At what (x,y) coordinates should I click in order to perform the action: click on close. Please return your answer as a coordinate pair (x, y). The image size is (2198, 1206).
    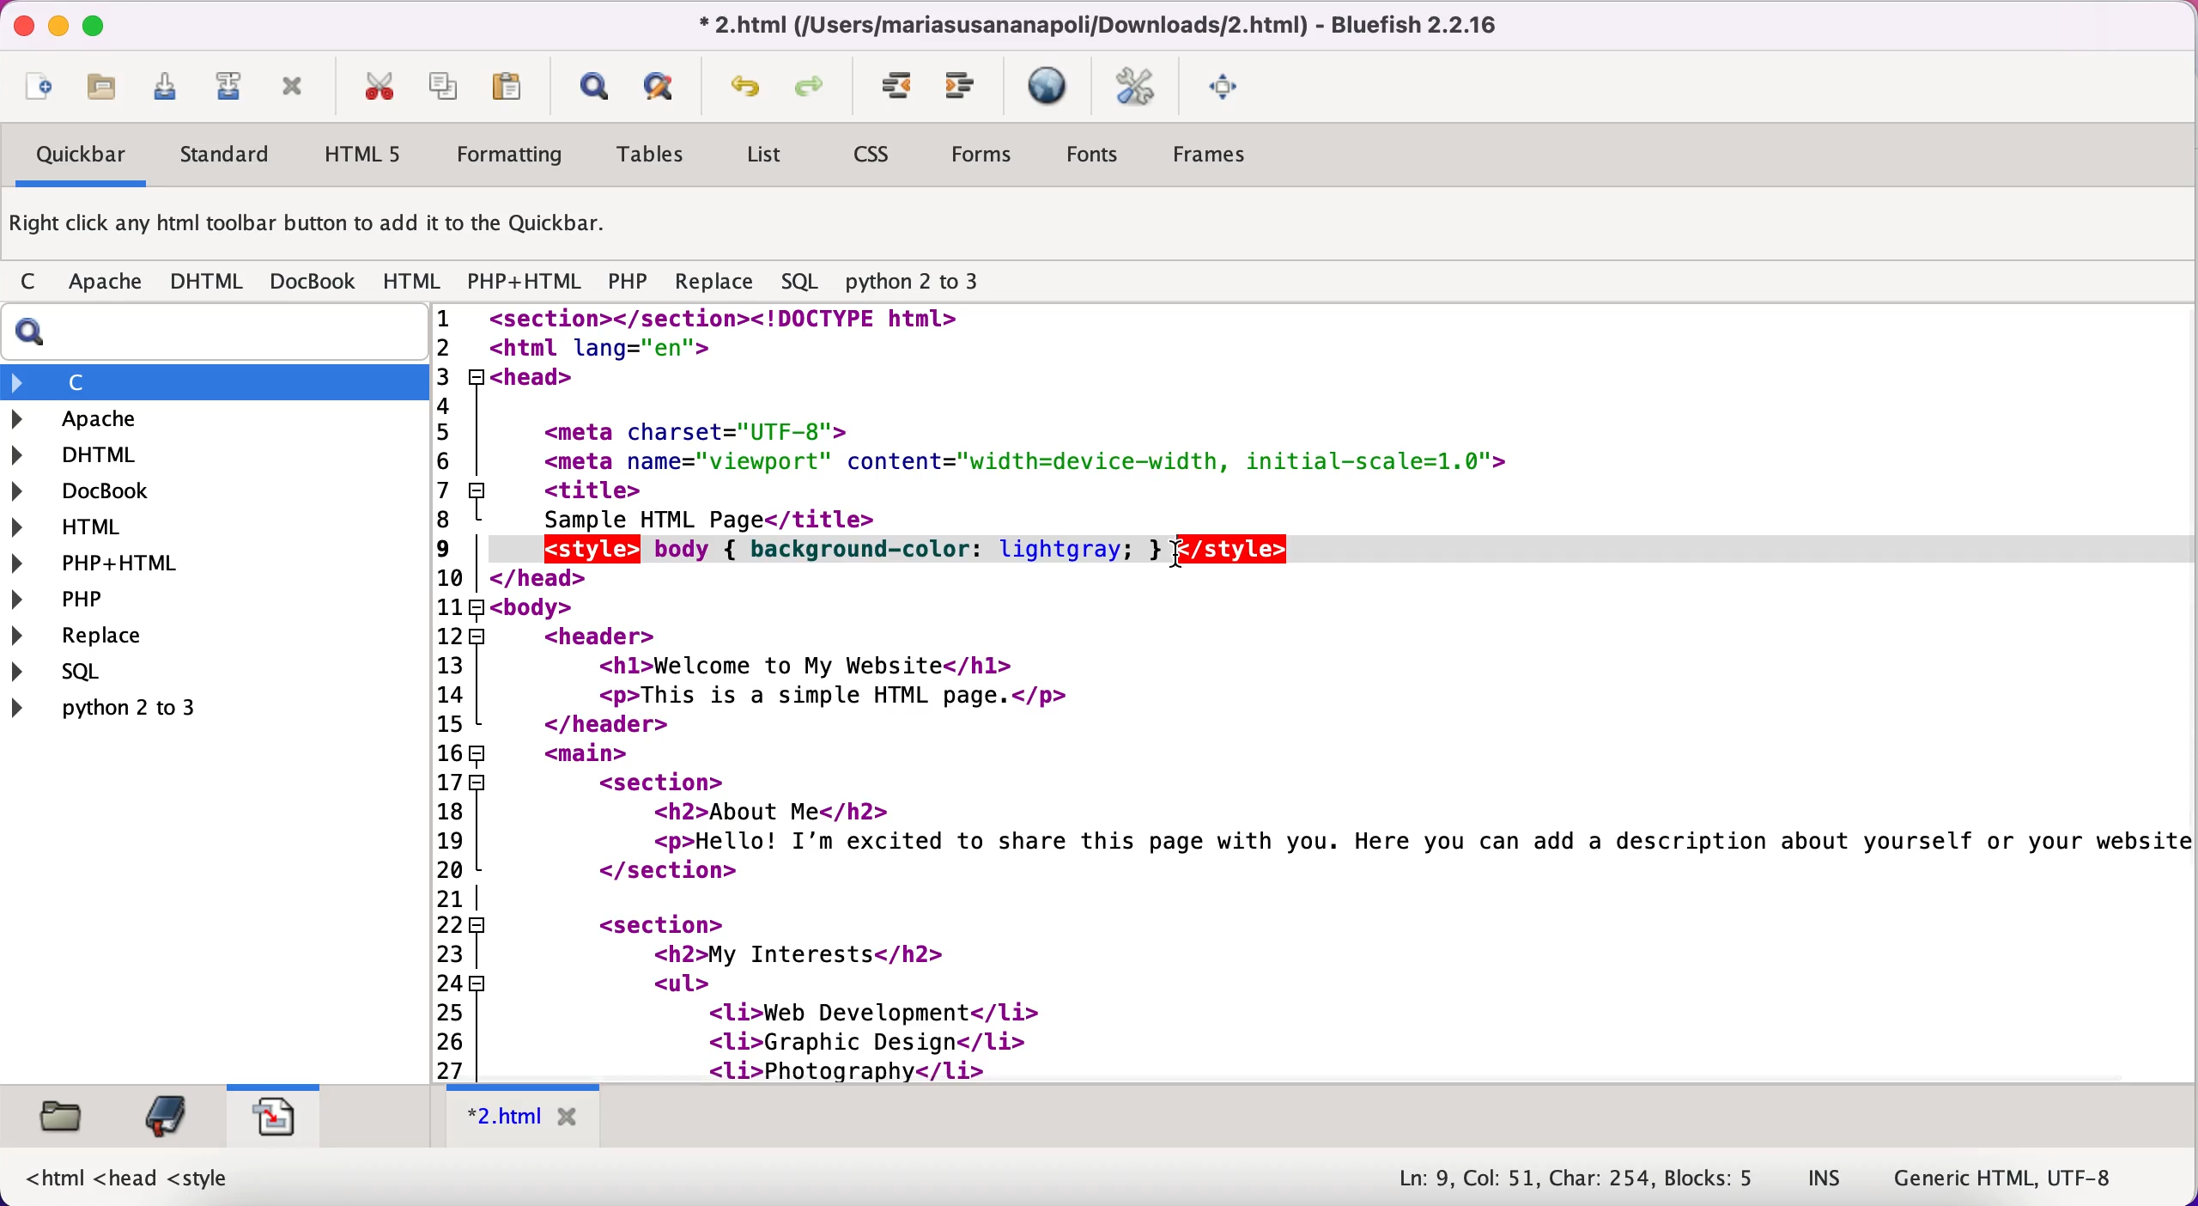
    Looking at the image, I should click on (19, 25).